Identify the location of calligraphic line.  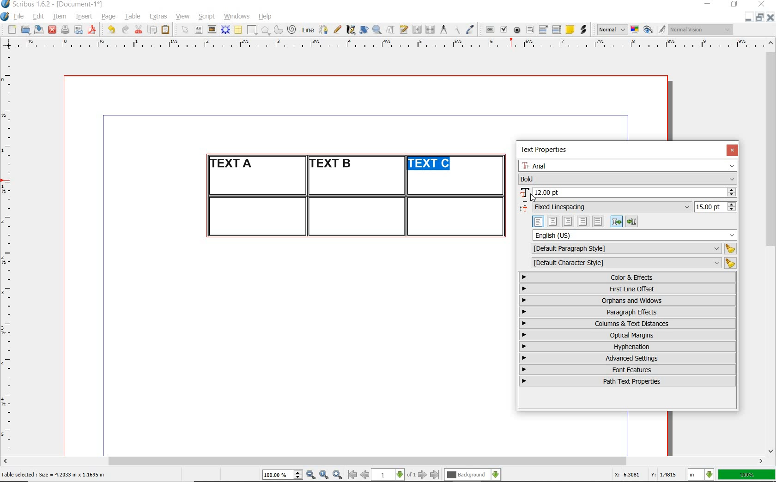
(352, 30).